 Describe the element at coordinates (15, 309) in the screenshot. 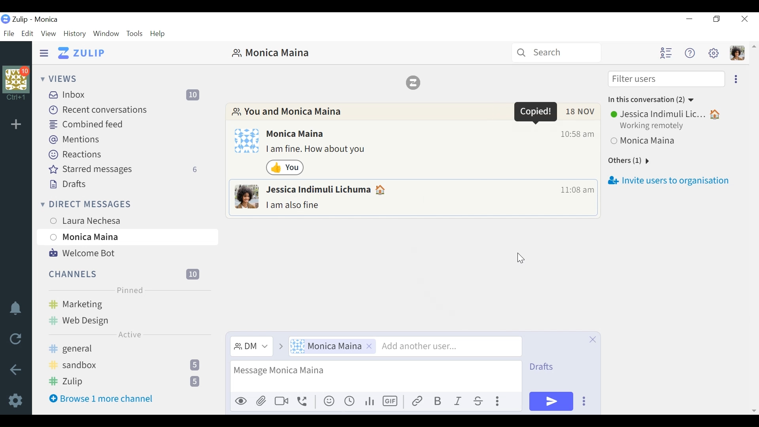

I see `Notification` at that location.